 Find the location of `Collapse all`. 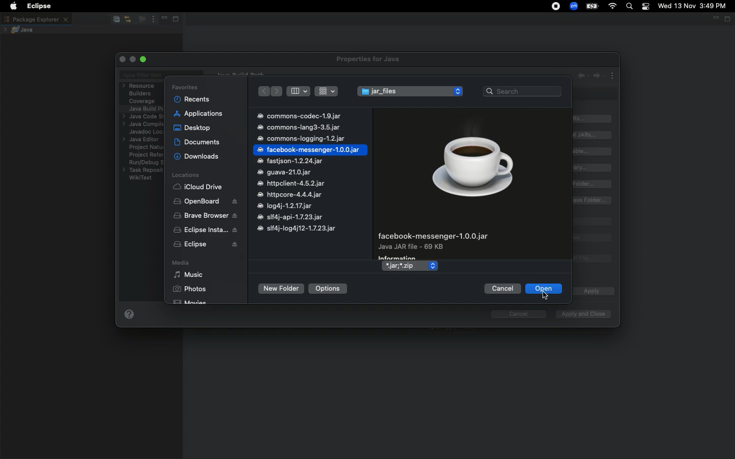

Collapse all is located at coordinates (115, 20).